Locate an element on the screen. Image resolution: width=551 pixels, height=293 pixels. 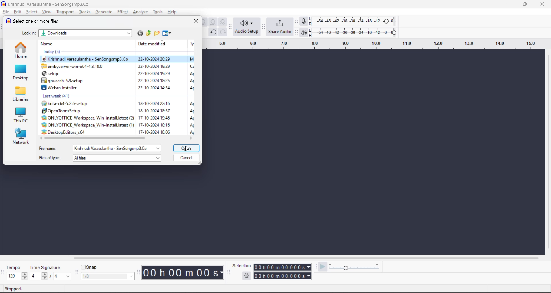
share audio toolbar is located at coordinates (264, 27).